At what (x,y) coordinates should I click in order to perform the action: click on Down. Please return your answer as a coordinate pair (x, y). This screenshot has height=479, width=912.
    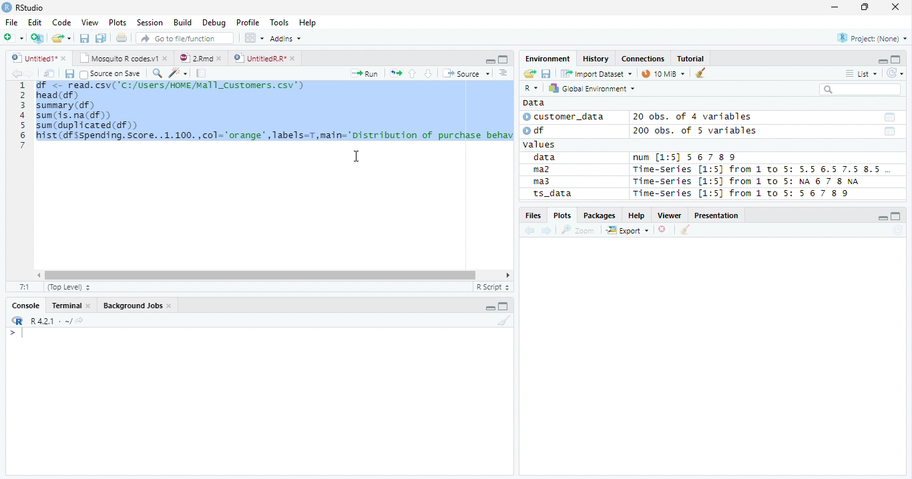
    Looking at the image, I should click on (428, 74).